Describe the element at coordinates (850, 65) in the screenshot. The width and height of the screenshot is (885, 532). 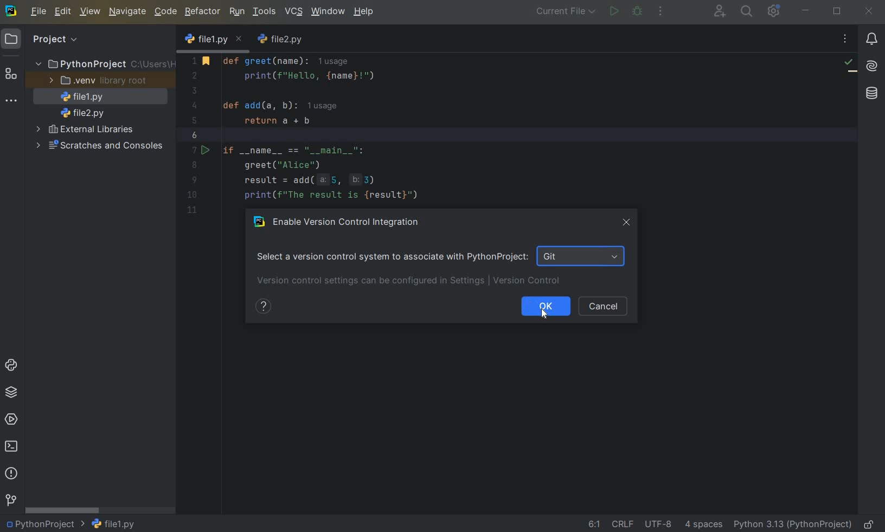
I see `no problems` at that location.